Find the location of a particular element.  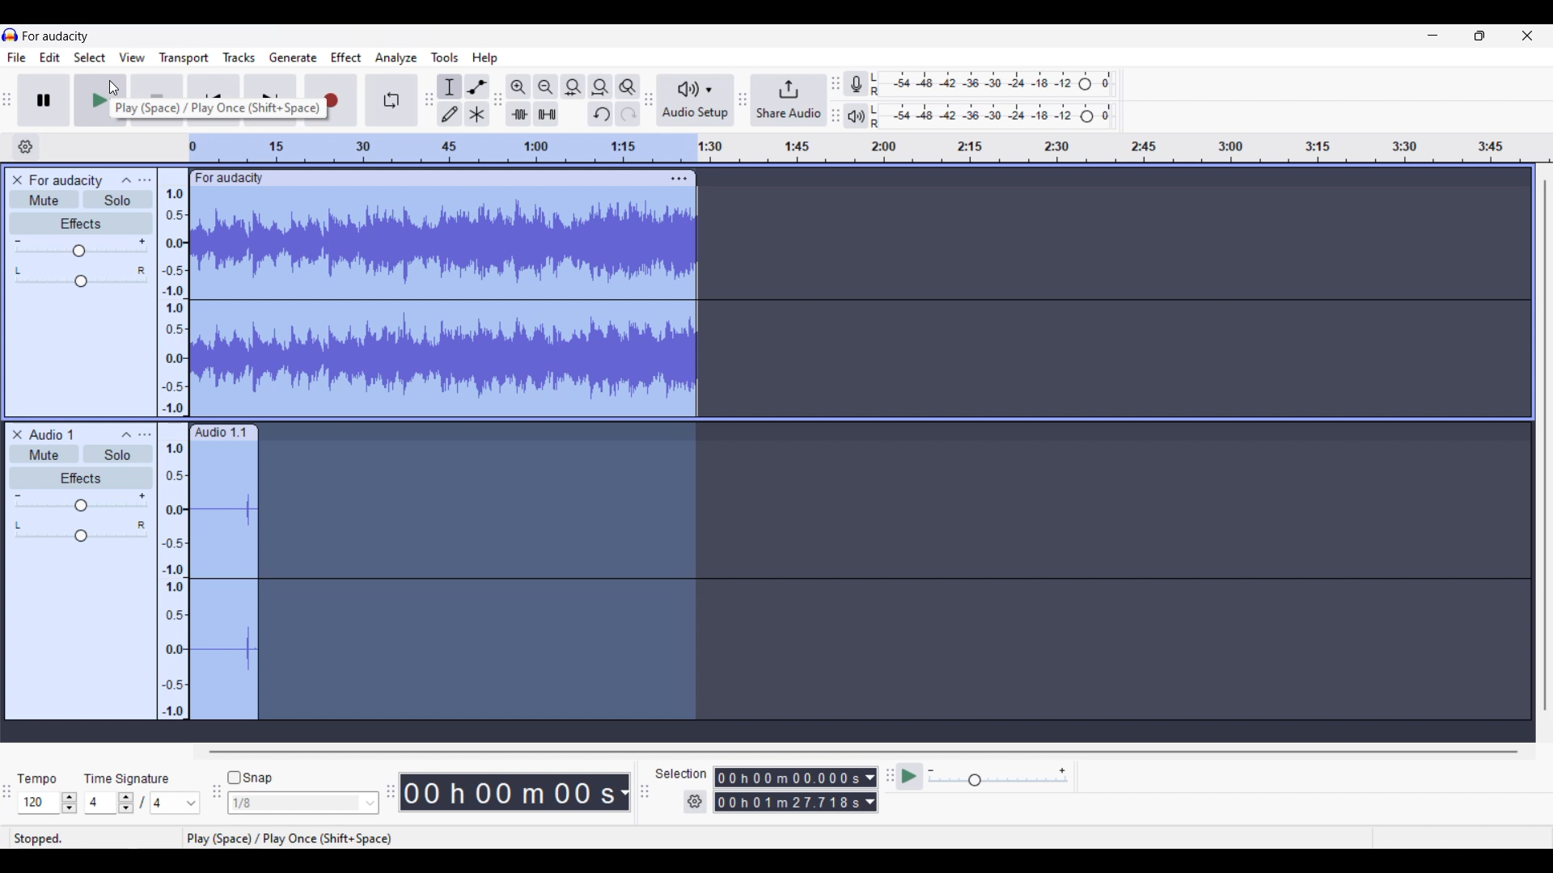

for audacity is located at coordinates (56, 37).